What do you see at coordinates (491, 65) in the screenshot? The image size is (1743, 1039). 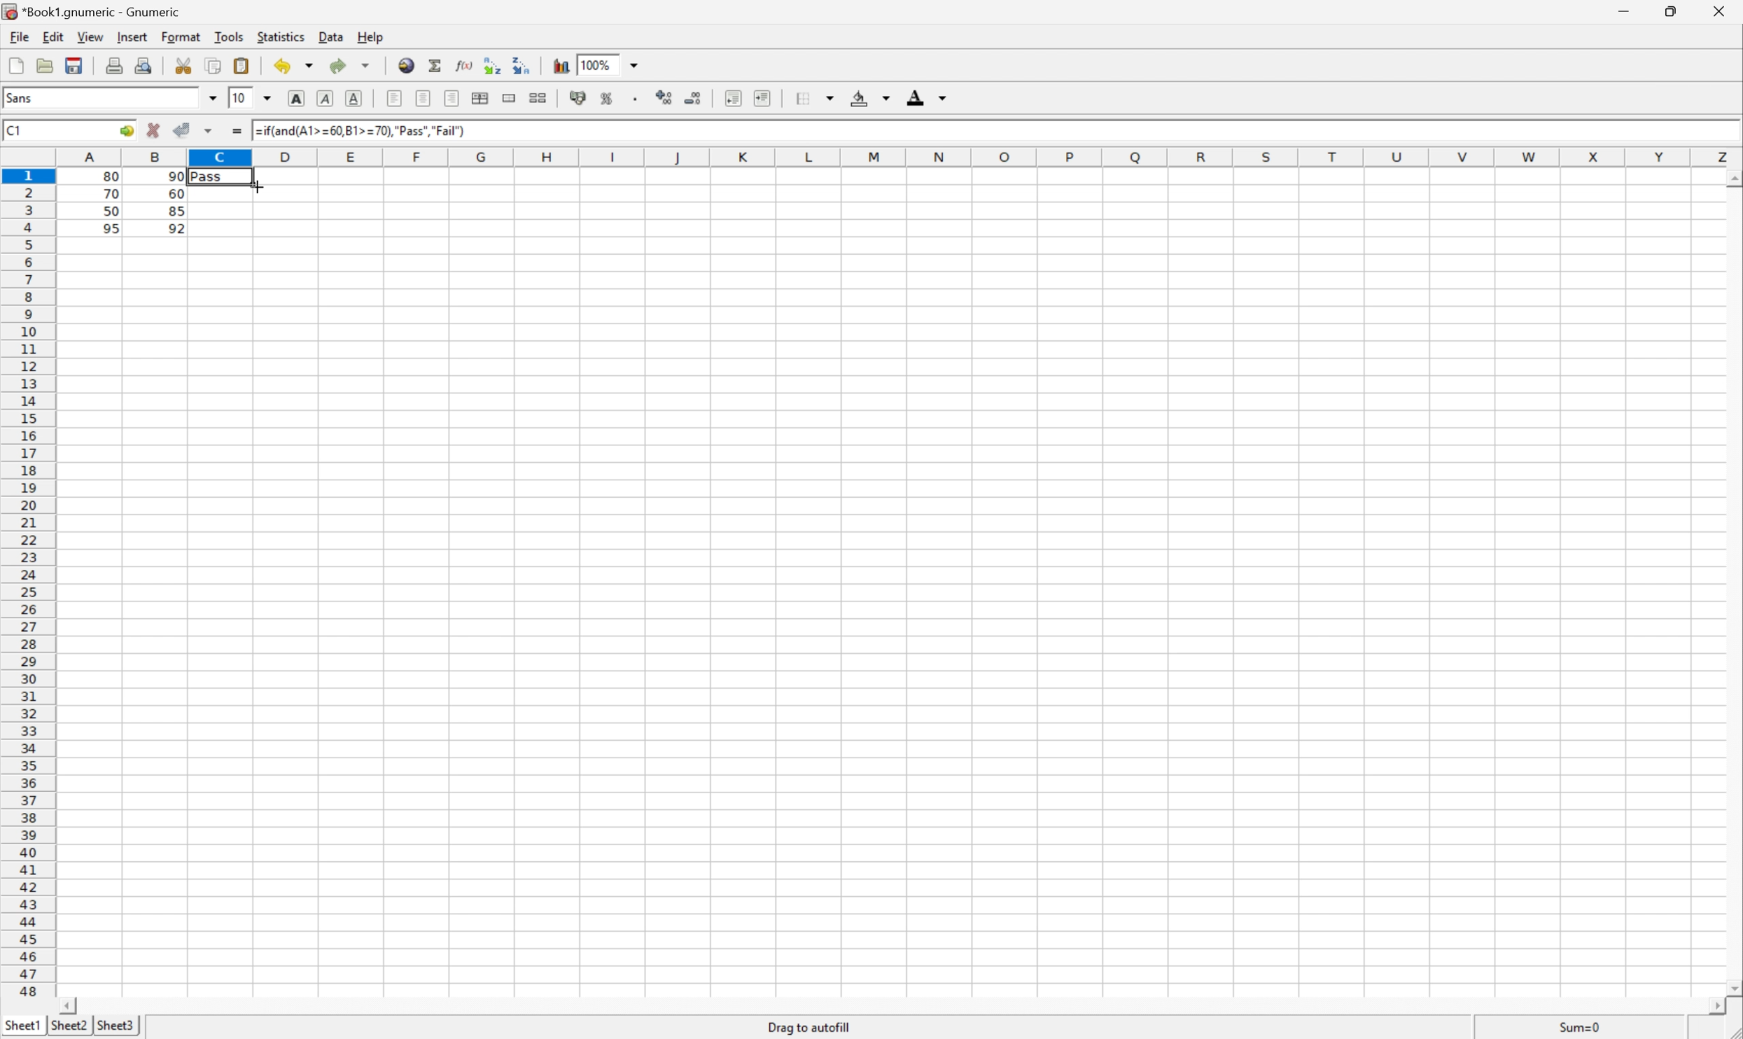 I see `Sort the selected region in ascending order based on the first column selected` at bounding box center [491, 65].